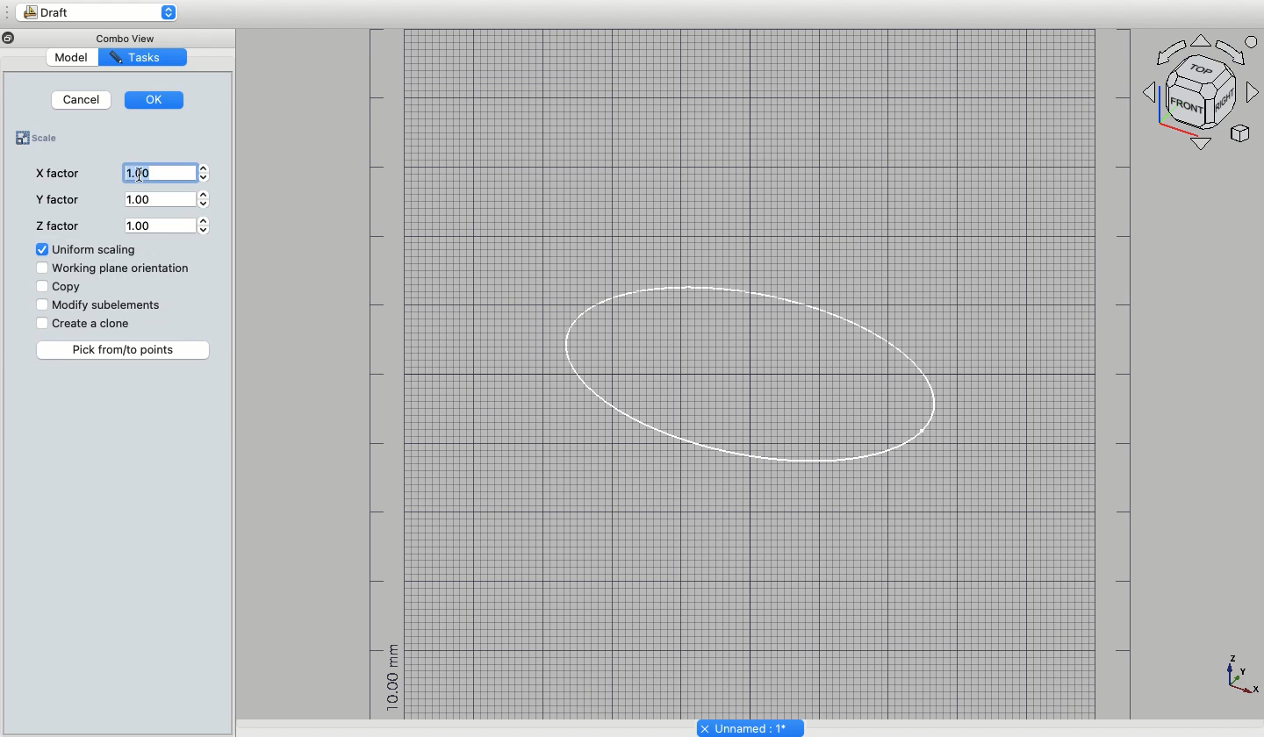  What do you see at coordinates (144, 57) in the screenshot?
I see `Tasks` at bounding box center [144, 57].